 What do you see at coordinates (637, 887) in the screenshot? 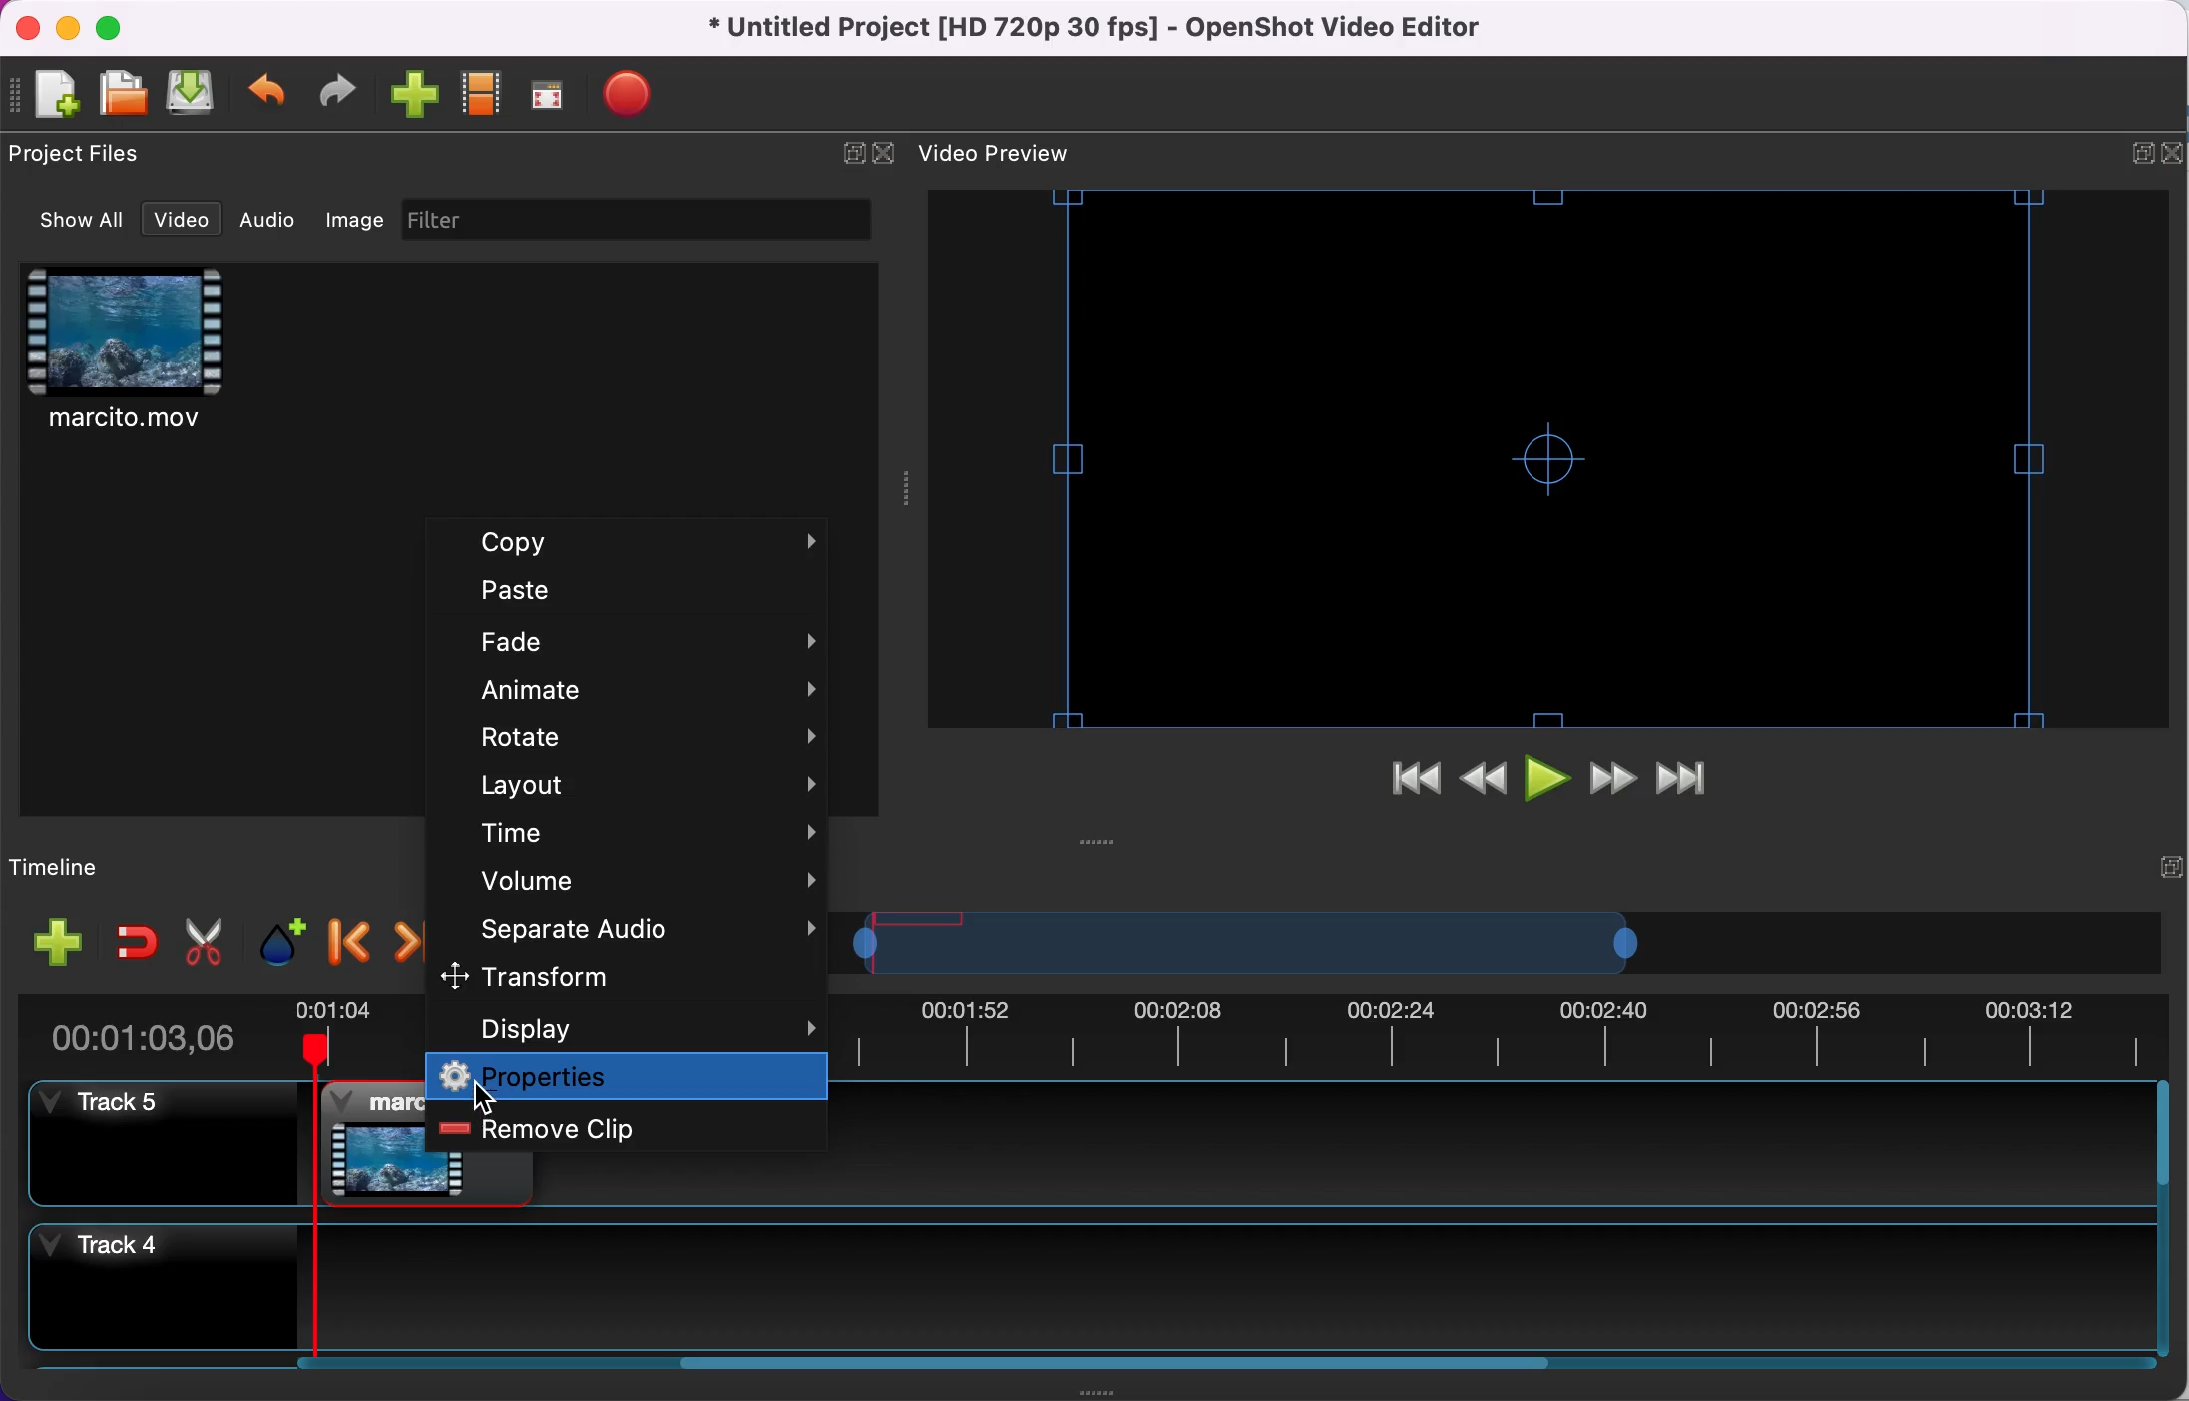
I see `volume` at bounding box center [637, 887].